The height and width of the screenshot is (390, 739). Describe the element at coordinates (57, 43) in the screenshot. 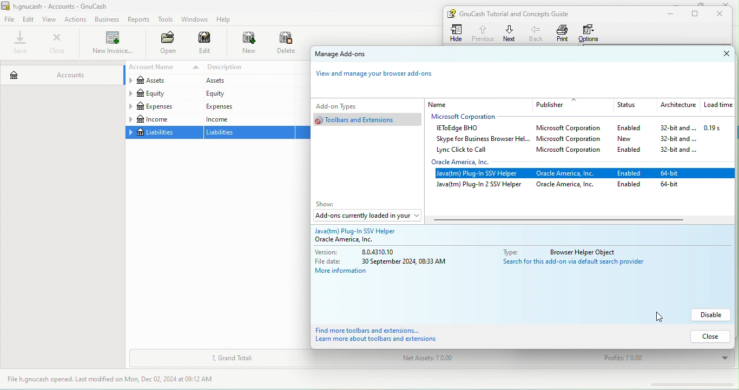

I see `close` at that location.